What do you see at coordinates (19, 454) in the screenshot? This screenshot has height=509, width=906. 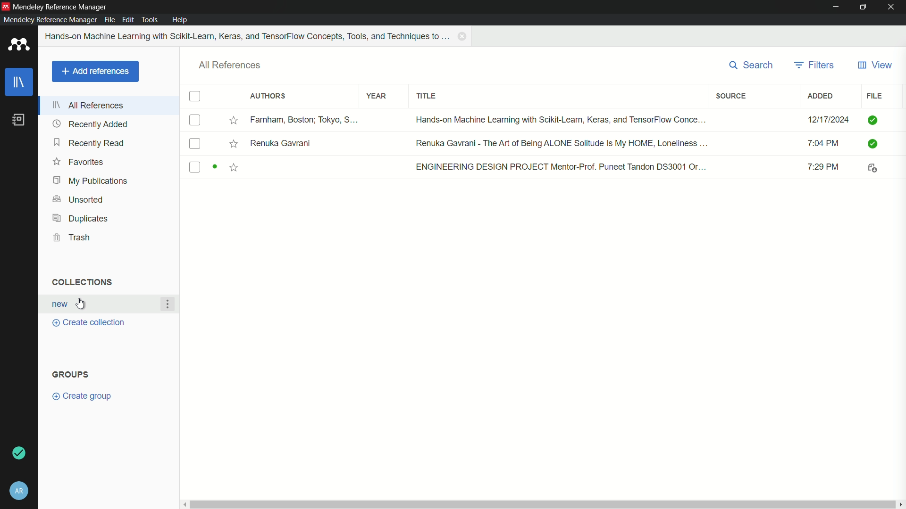 I see `sync` at bounding box center [19, 454].